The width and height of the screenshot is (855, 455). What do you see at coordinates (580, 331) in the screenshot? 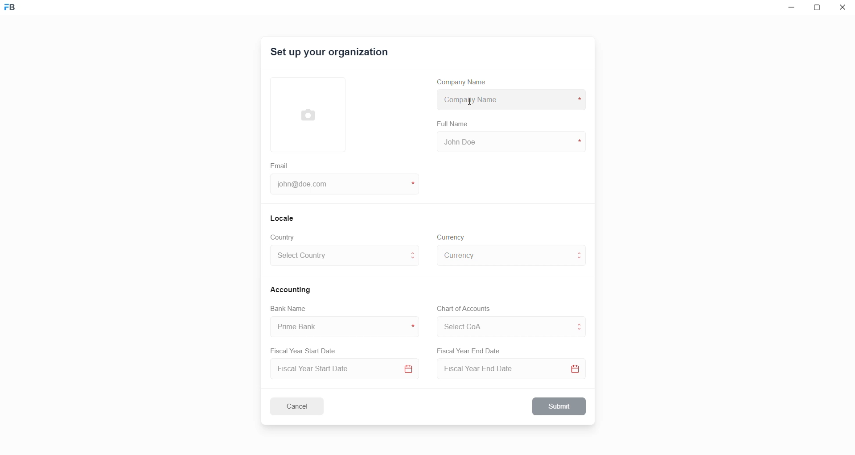
I see `move to below CoA` at bounding box center [580, 331].